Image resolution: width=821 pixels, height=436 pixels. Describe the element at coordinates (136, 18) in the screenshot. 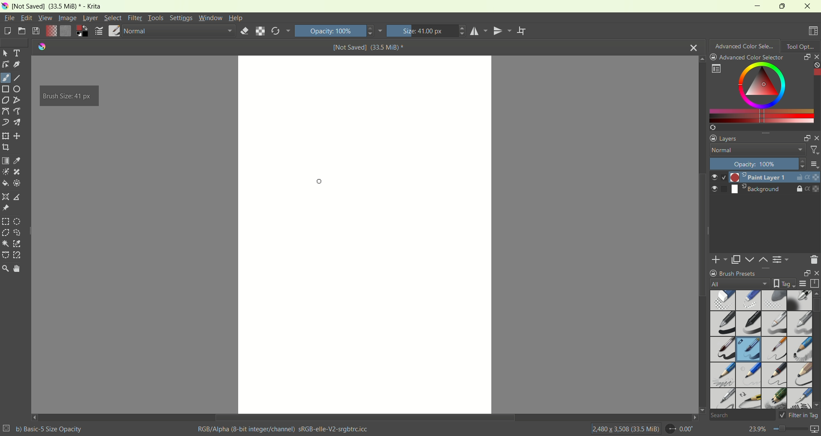

I see `filter` at that location.